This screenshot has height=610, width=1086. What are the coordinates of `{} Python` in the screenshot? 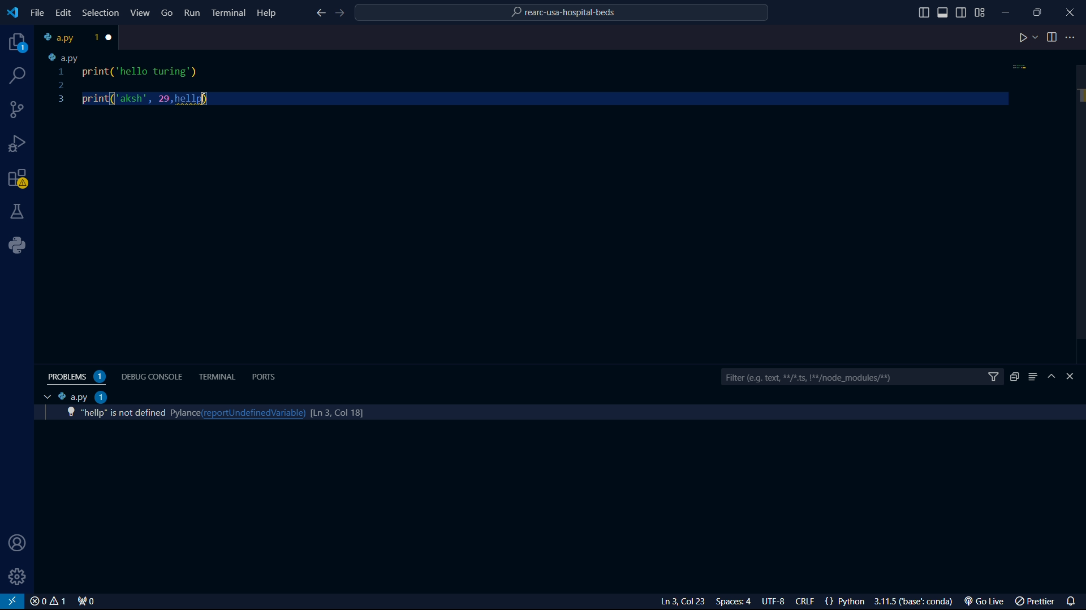 It's located at (847, 602).